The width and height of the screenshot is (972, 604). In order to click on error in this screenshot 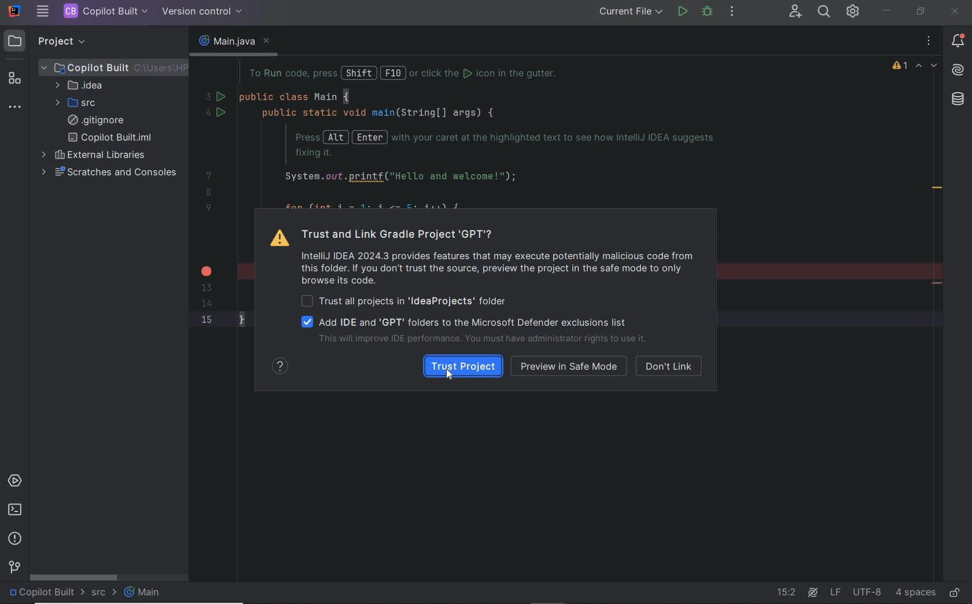, I will do `click(207, 271)`.